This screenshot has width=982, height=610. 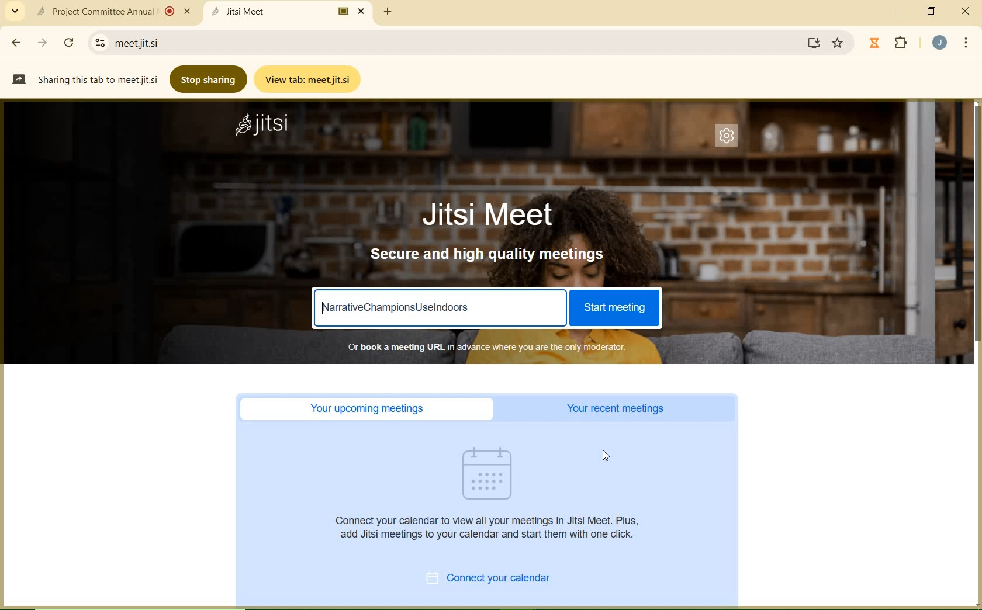 What do you see at coordinates (495, 347) in the screenshot?
I see `Or book a meeting URL in advance where you are the only moderator` at bounding box center [495, 347].